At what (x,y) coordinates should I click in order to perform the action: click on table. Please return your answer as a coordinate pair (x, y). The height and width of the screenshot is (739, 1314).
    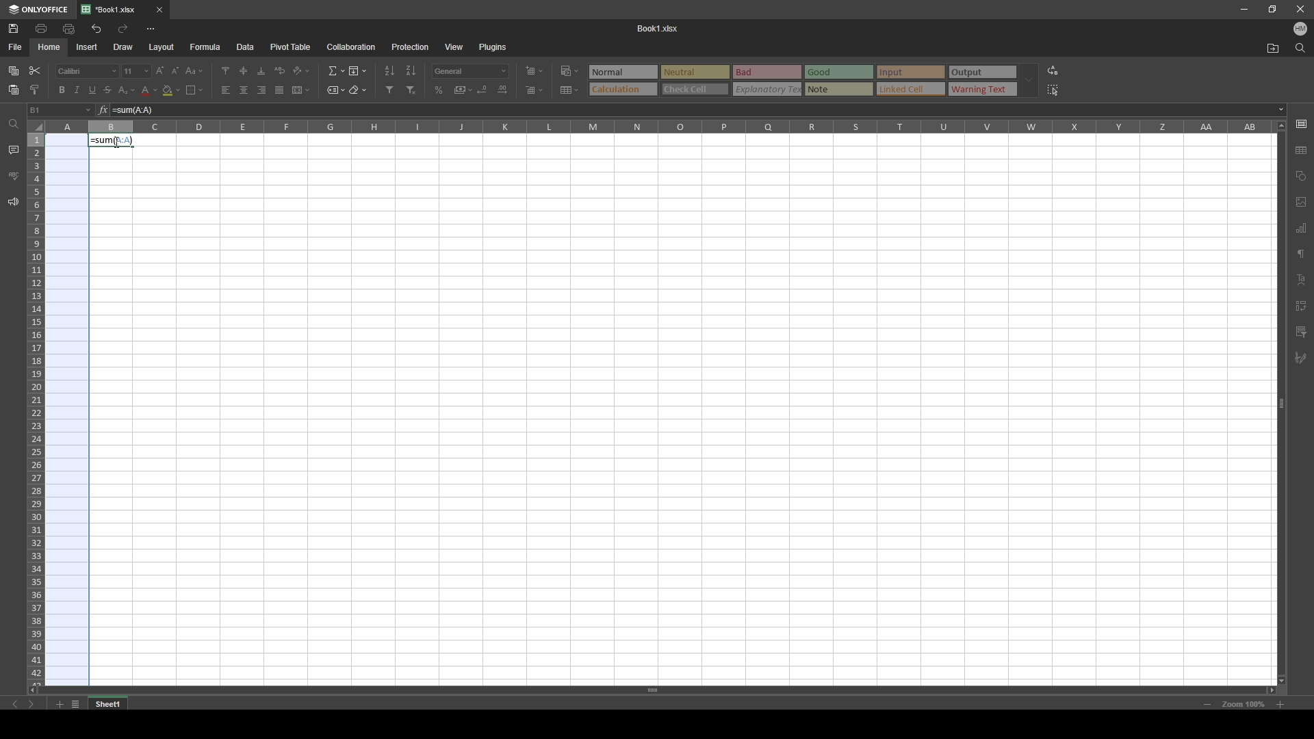
    Looking at the image, I should click on (1303, 148).